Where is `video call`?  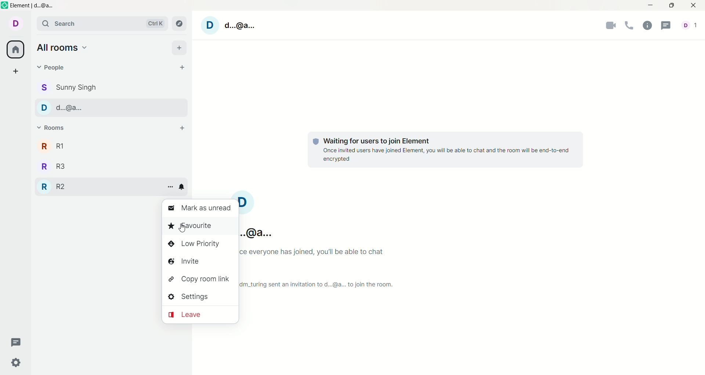 video call is located at coordinates (611, 27).